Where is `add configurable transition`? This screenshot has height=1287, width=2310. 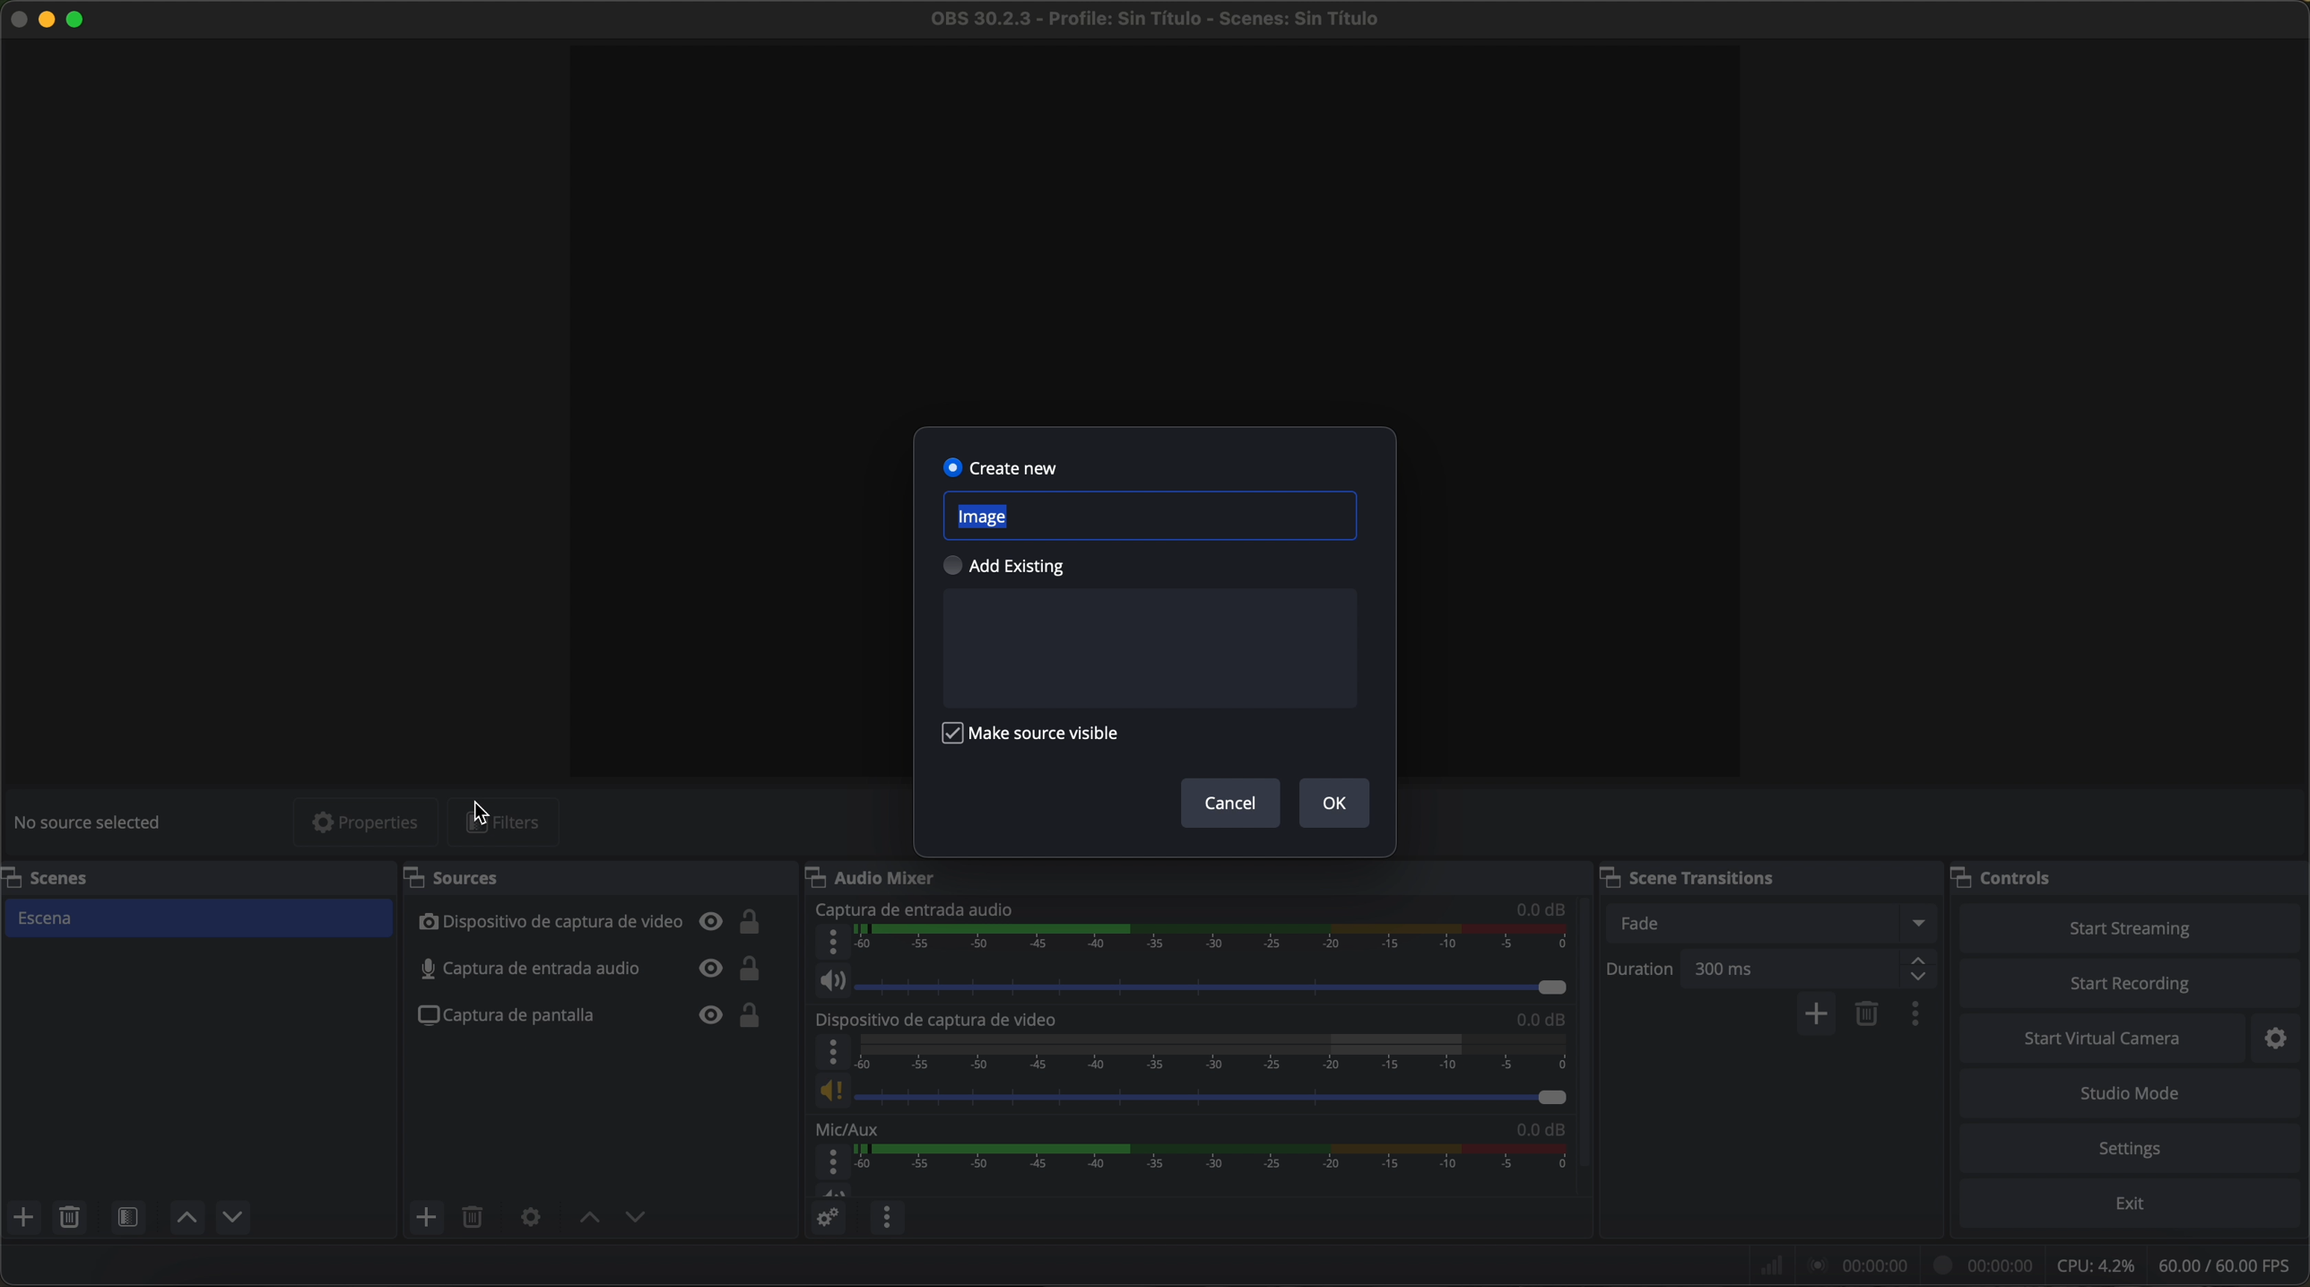
add configurable transition is located at coordinates (1818, 1015).